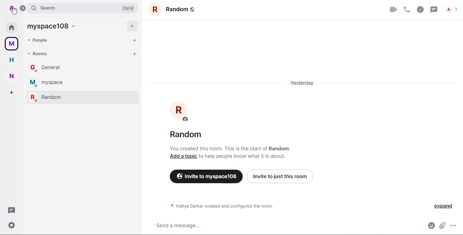  What do you see at coordinates (302, 83) in the screenshot?
I see `day` at bounding box center [302, 83].